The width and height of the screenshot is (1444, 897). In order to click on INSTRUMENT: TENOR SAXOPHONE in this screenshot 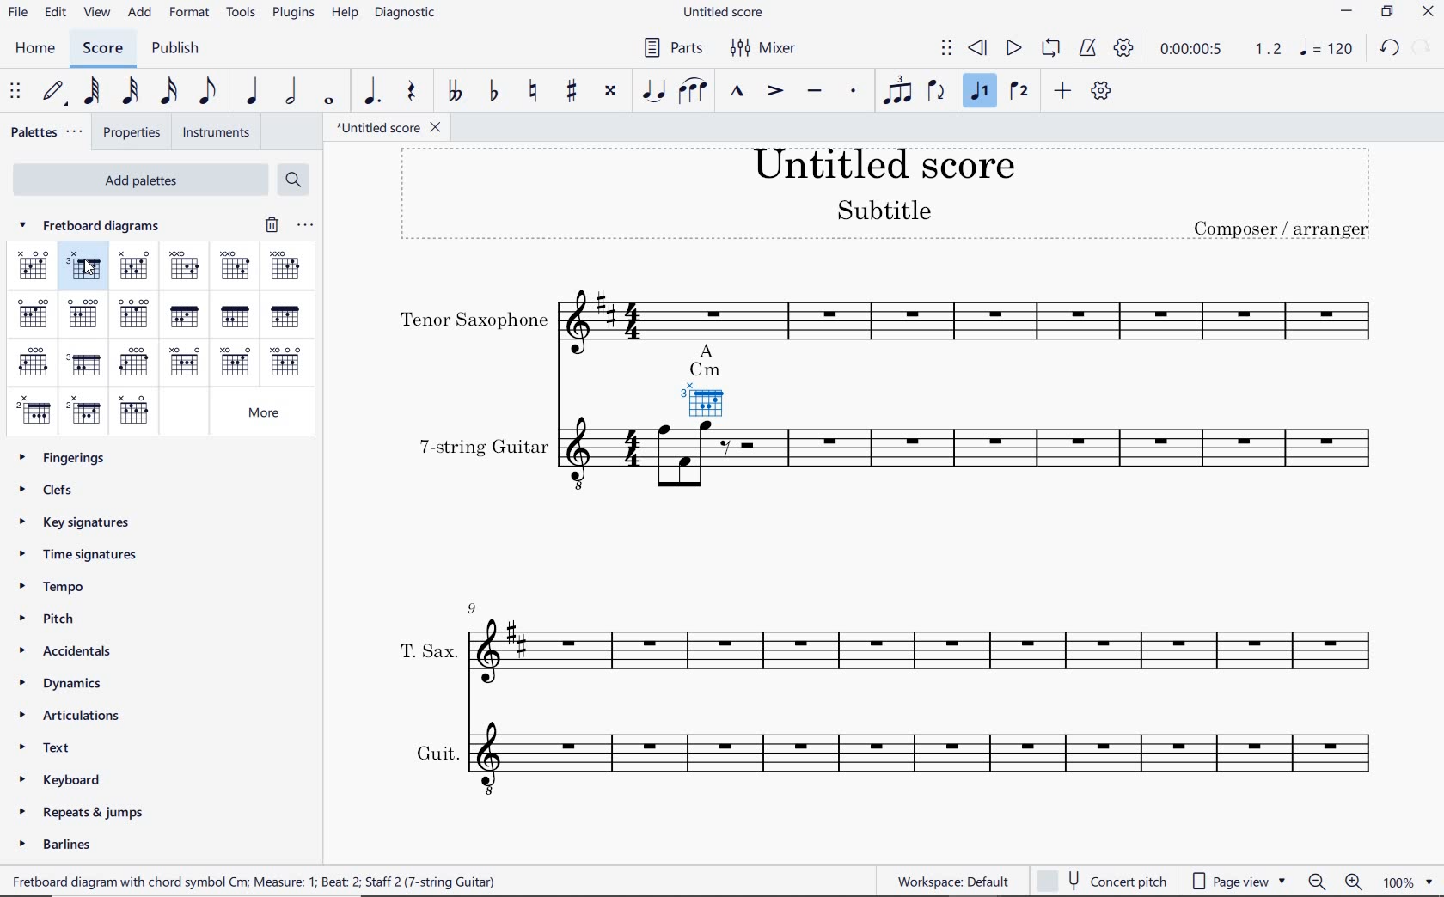, I will do `click(895, 311)`.